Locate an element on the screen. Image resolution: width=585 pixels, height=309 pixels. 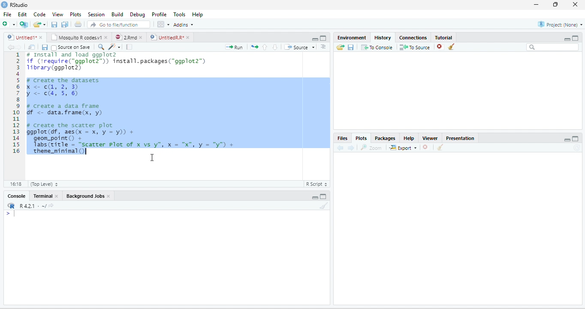
Line numbers is located at coordinates (15, 104).